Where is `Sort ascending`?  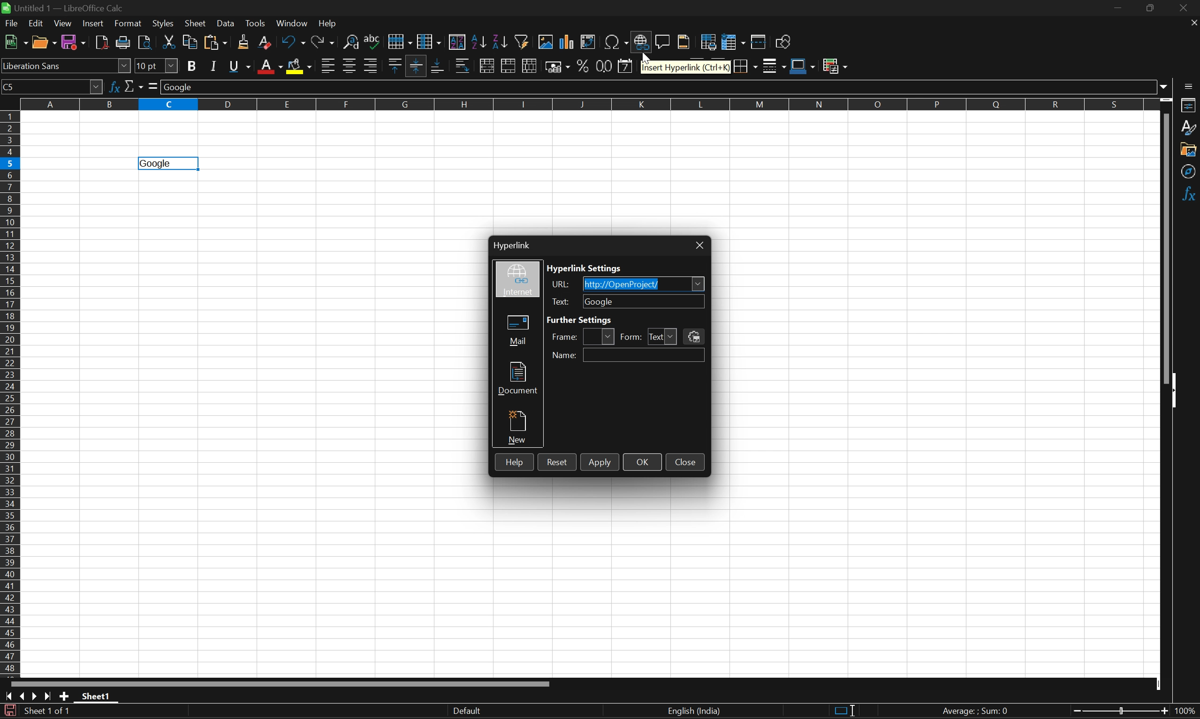
Sort ascending is located at coordinates (478, 42).